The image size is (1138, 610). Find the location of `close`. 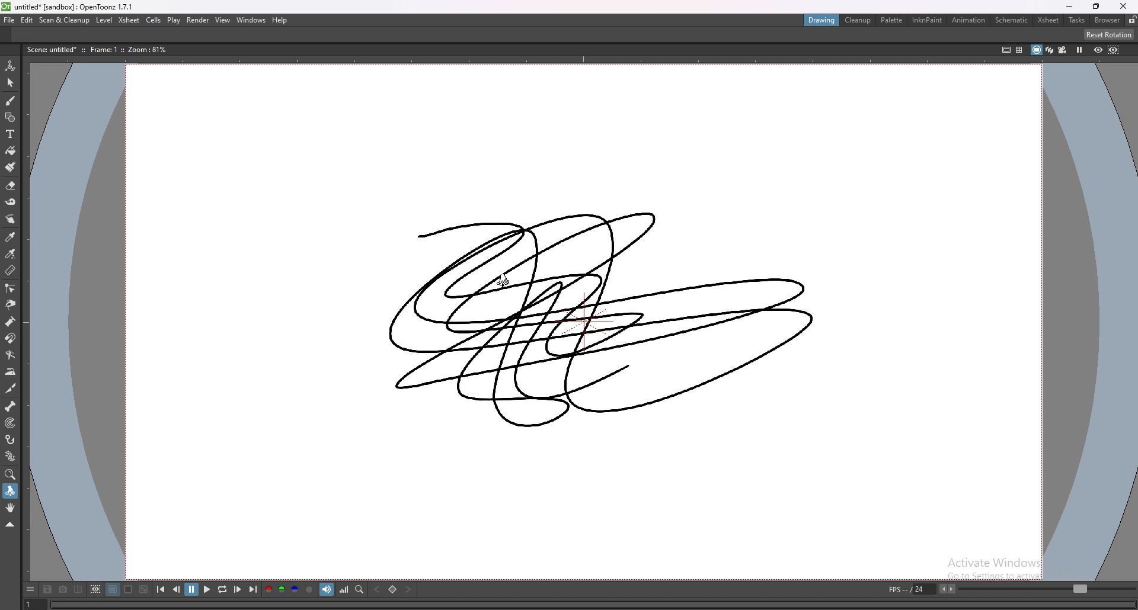

close is located at coordinates (1124, 7).